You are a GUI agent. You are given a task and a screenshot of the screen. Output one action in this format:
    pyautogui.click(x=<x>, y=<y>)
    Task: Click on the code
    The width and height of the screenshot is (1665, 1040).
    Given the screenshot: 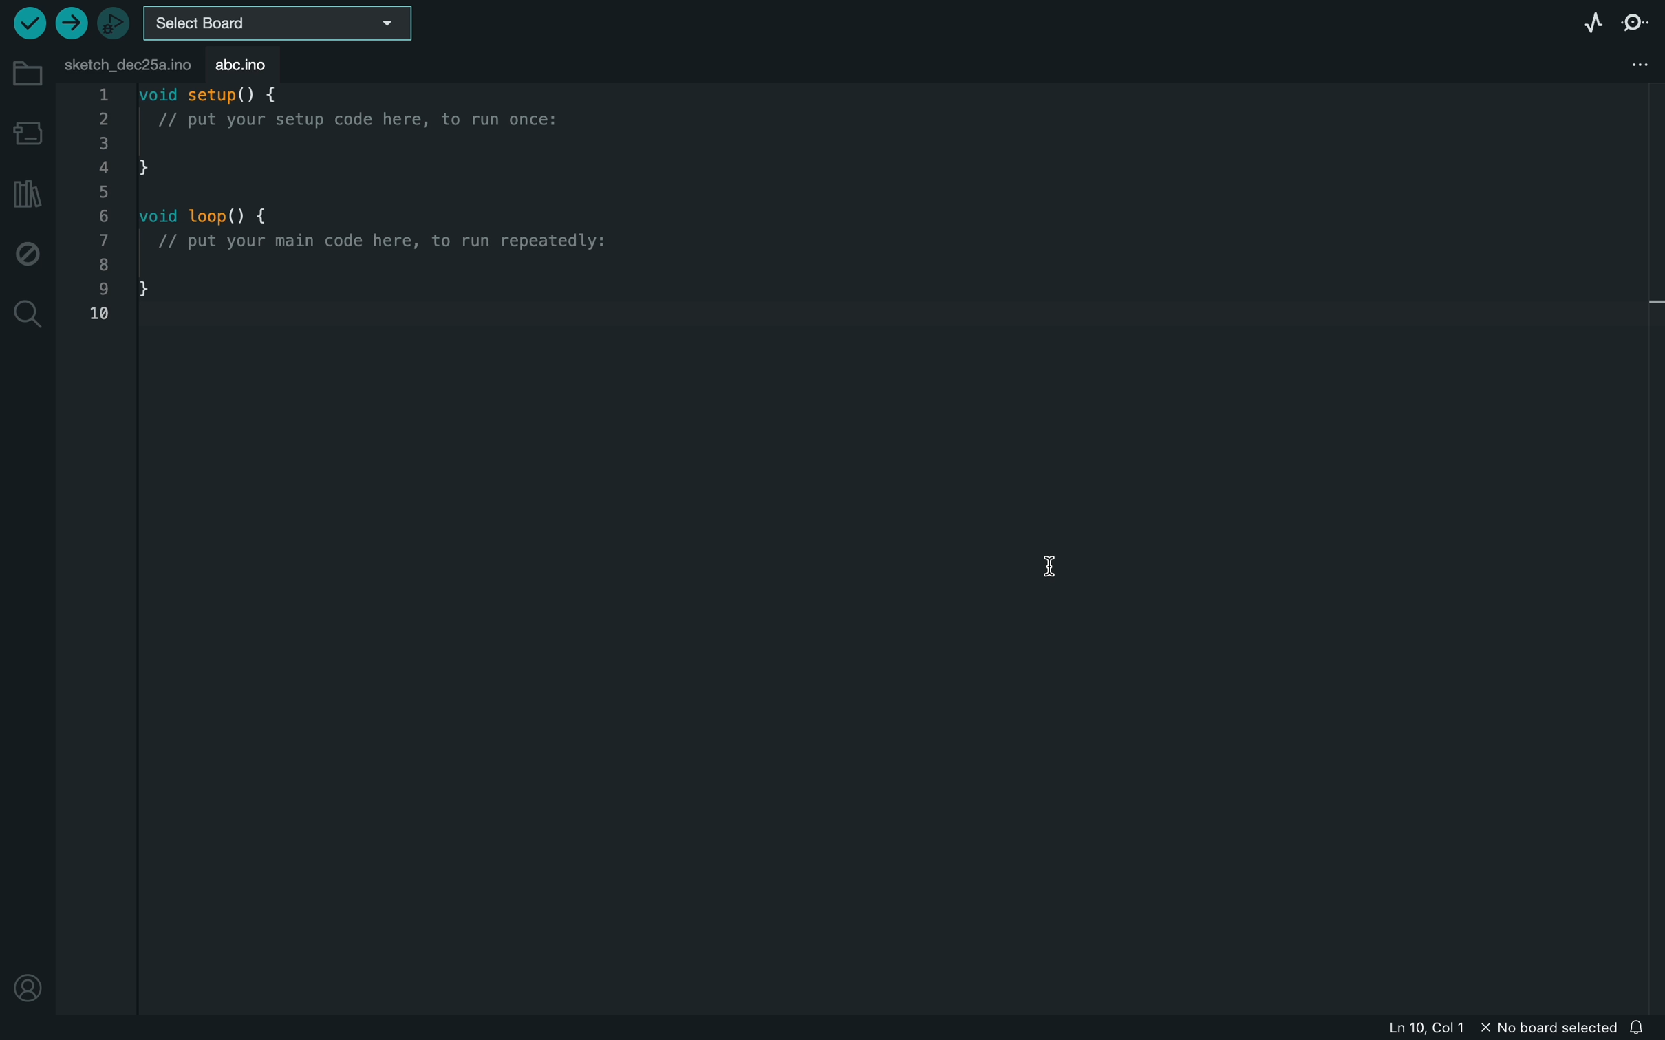 What is the action you would take?
    pyautogui.click(x=376, y=212)
    